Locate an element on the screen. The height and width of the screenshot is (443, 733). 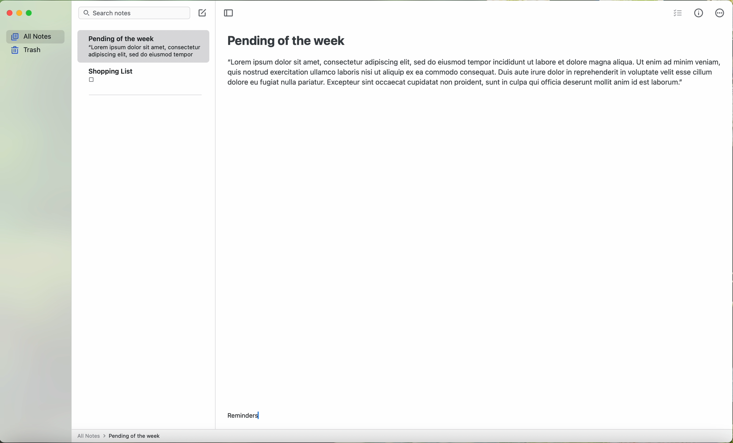
trash is located at coordinates (25, 50).